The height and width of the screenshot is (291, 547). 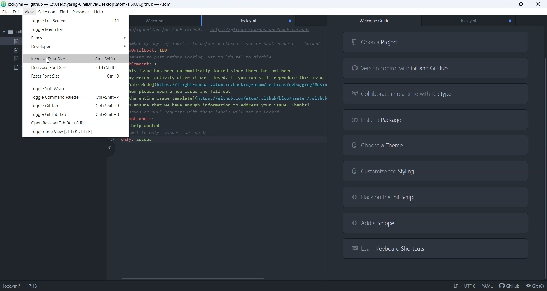 What do you see at coordinates (436, 68) in the screenshot?
I see `Version control with Git and GitHub` at bounding box center [436, 68].